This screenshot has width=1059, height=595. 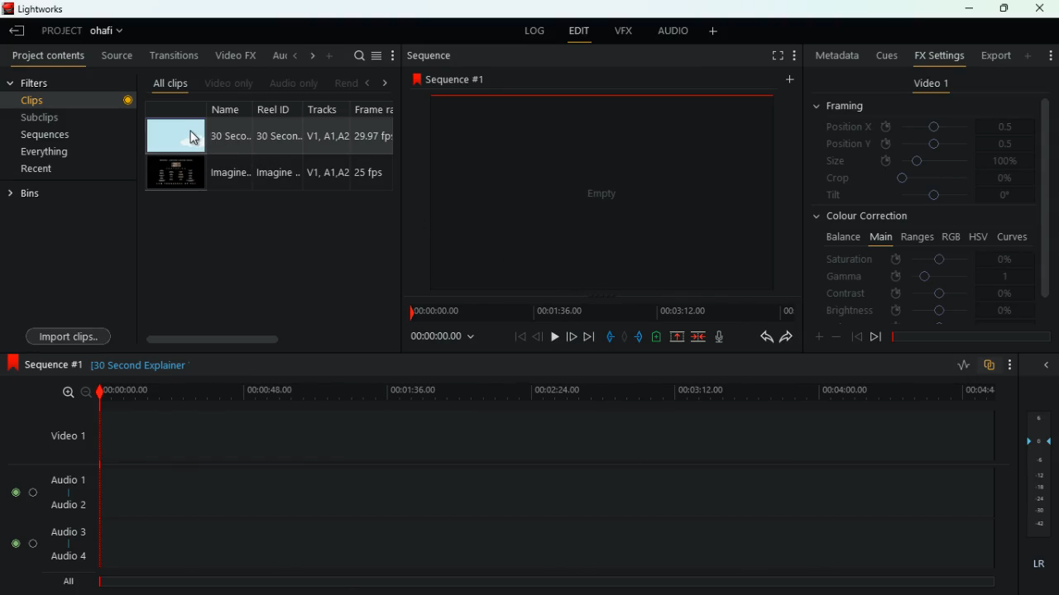 What do you see at coordinates (431, 55) in the screenshot?
I see `sequence` at bounding box center [431, 55].